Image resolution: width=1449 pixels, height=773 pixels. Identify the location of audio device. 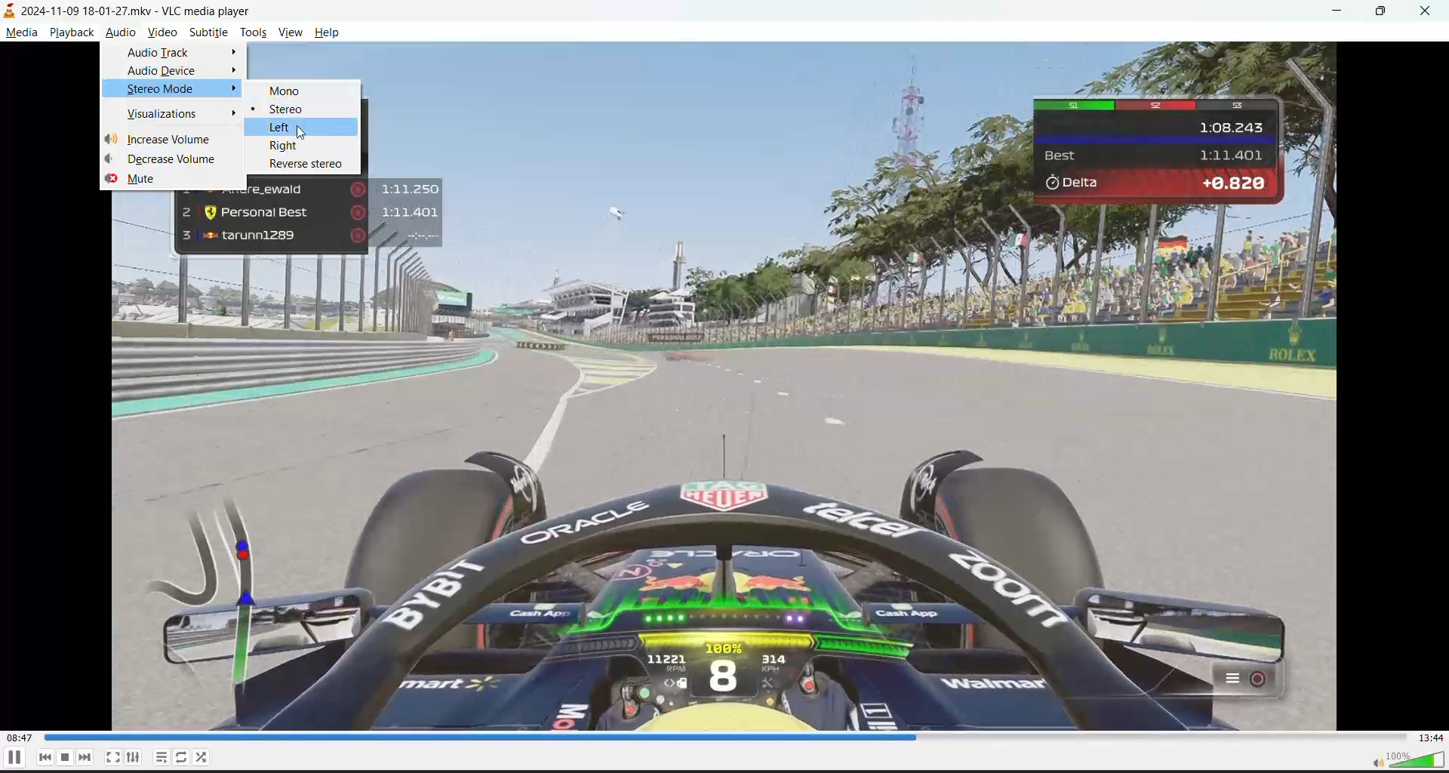
(162, 70).